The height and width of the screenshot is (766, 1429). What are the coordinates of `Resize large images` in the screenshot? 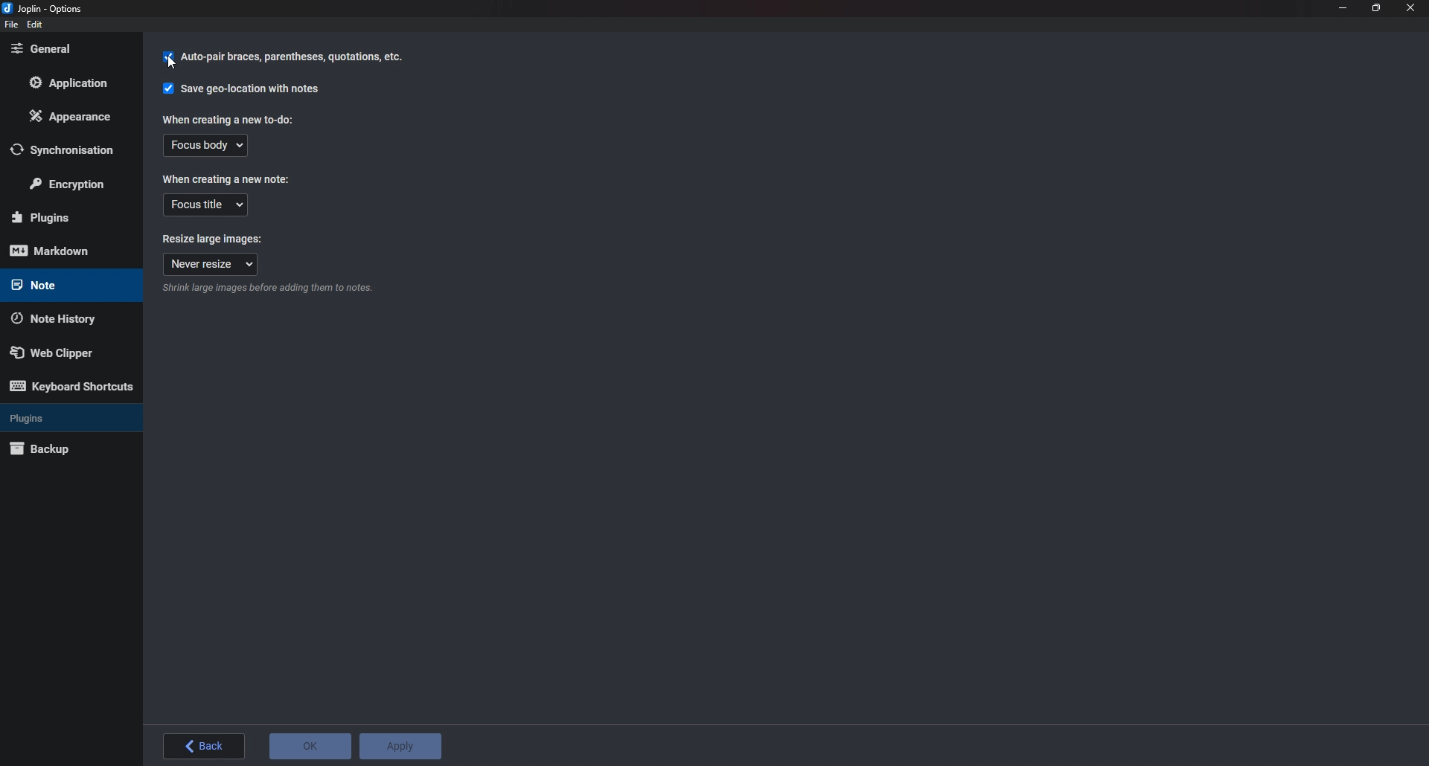 It's located at (216, 237).